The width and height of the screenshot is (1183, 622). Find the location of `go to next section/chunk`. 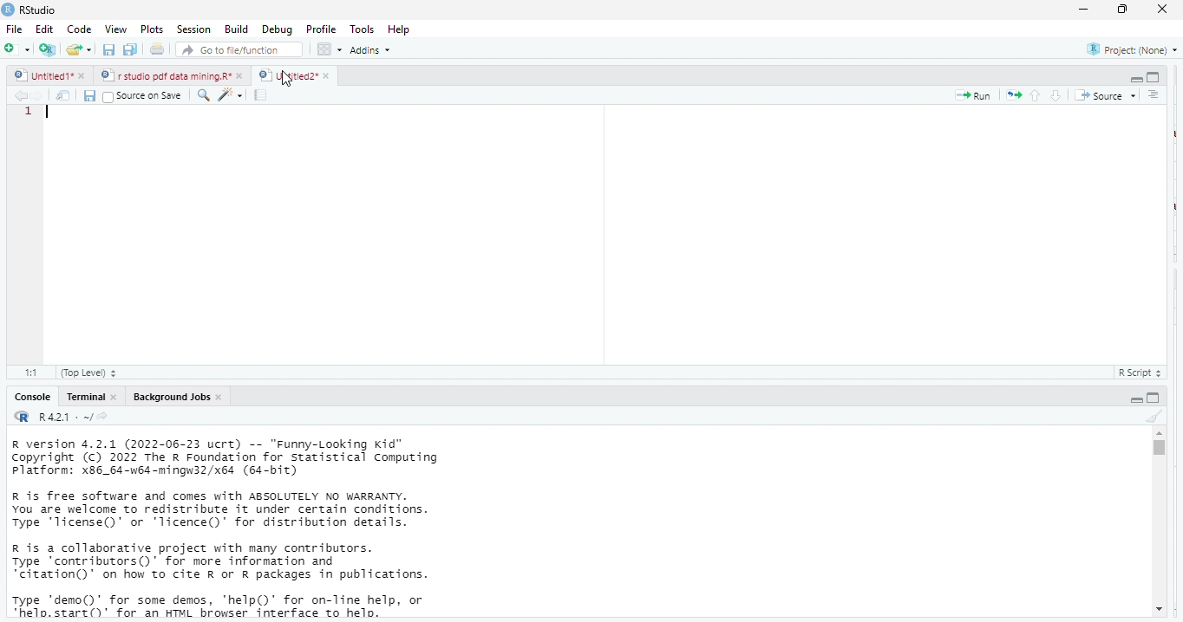

go to next section/chunk is located at coordinates (1057, 95).